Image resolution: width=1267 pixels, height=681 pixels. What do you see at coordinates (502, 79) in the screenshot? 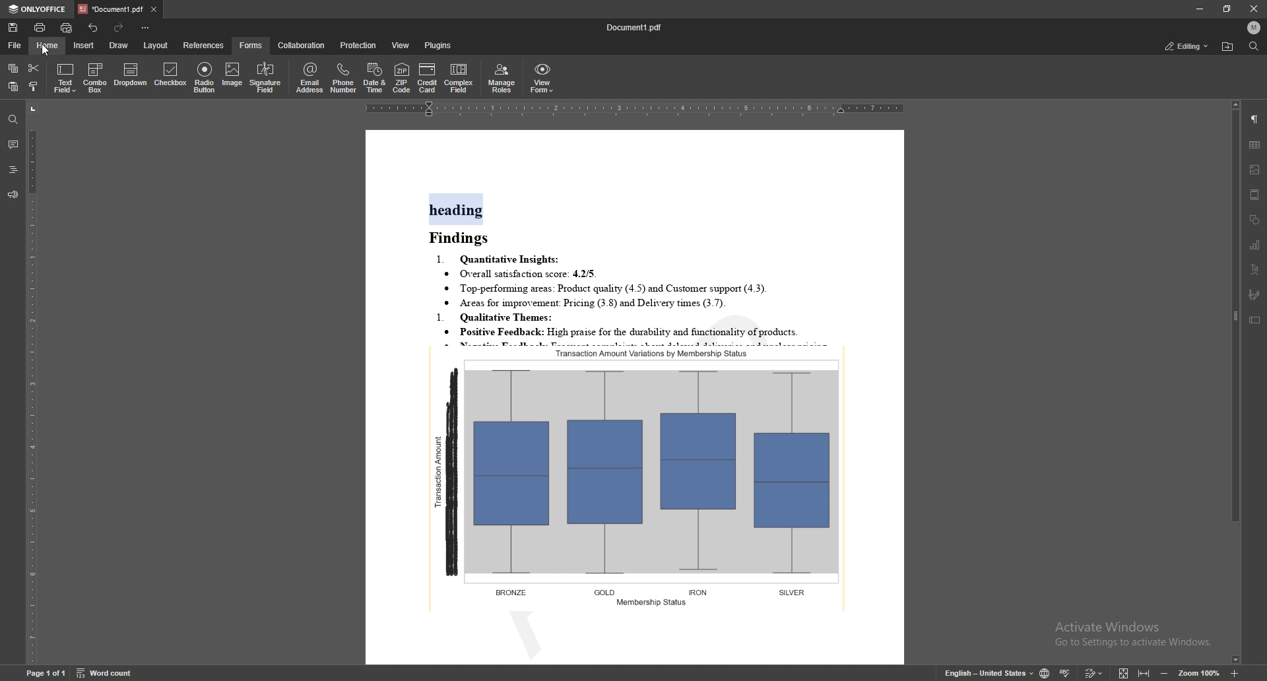
I see `manage roles` at bounding box center [502, 79].